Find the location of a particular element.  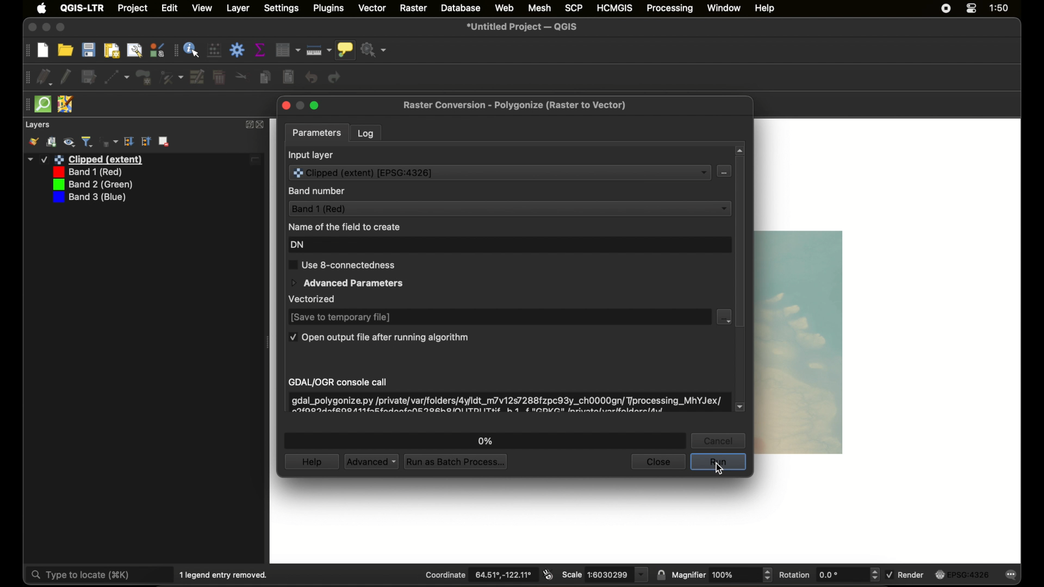

collapse all is located at coordinates (129, 141).